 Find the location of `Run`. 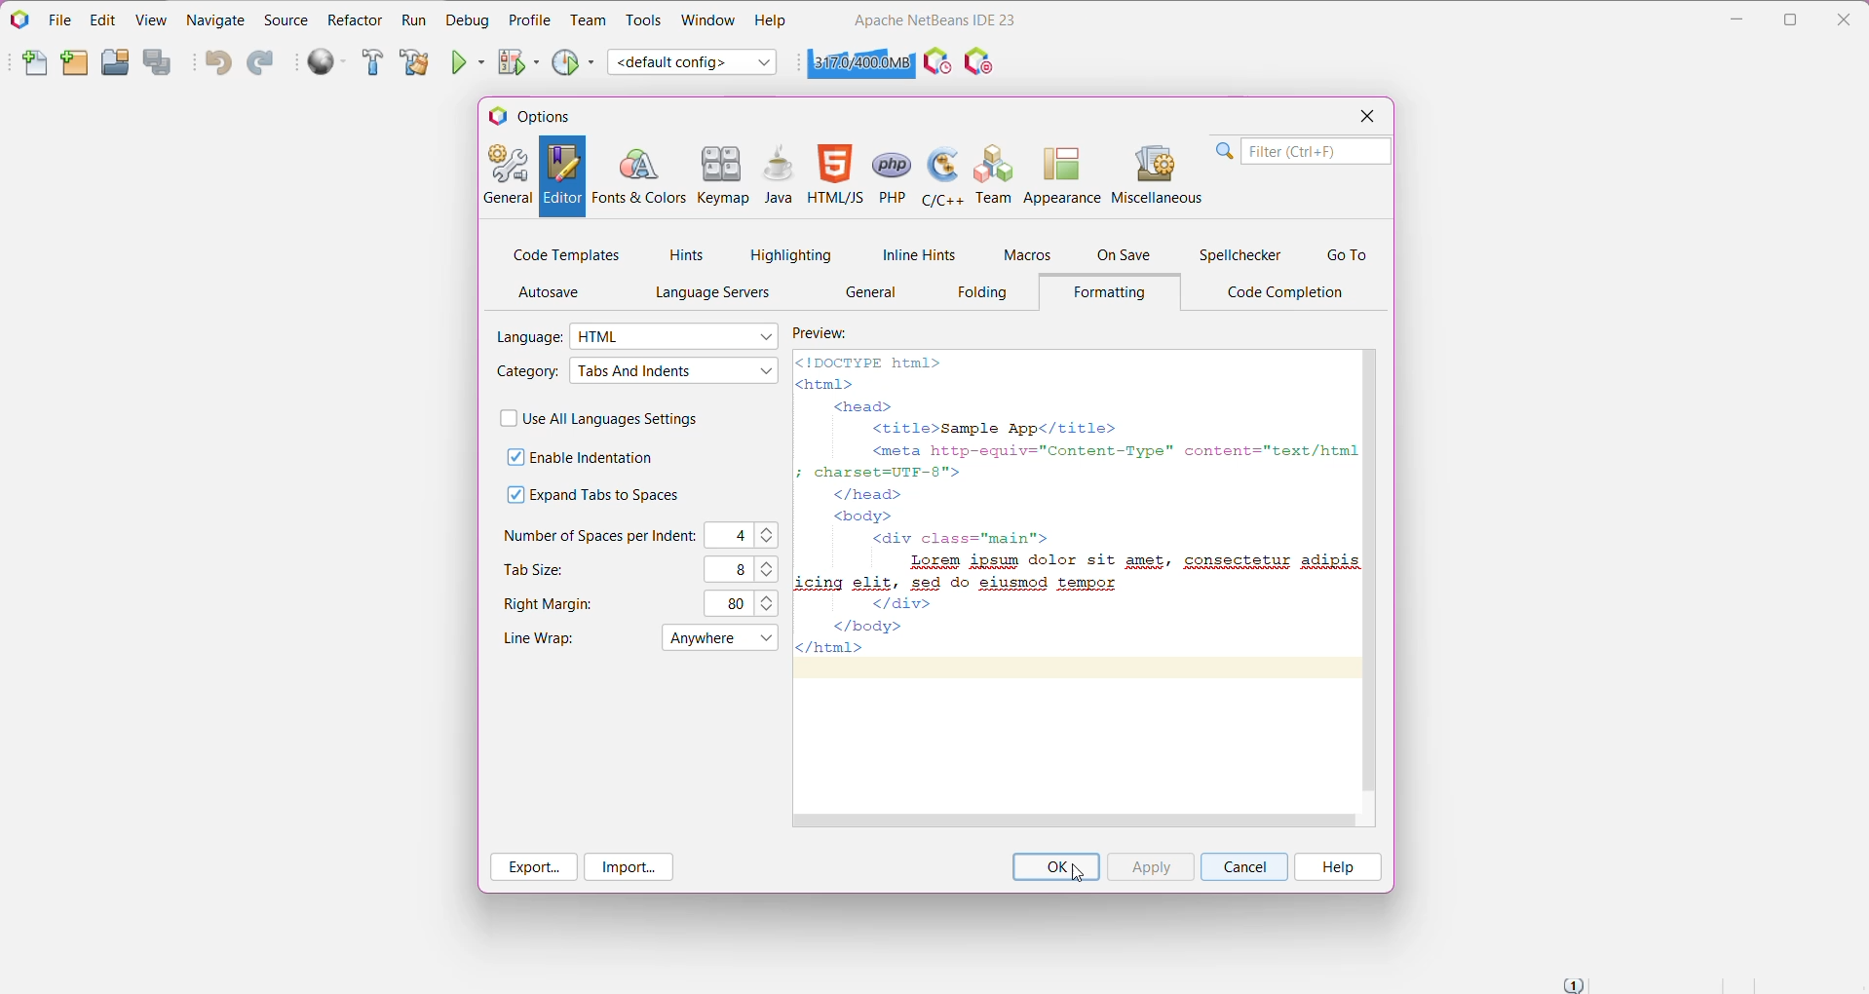

Run is located at coordinates (413, 21).